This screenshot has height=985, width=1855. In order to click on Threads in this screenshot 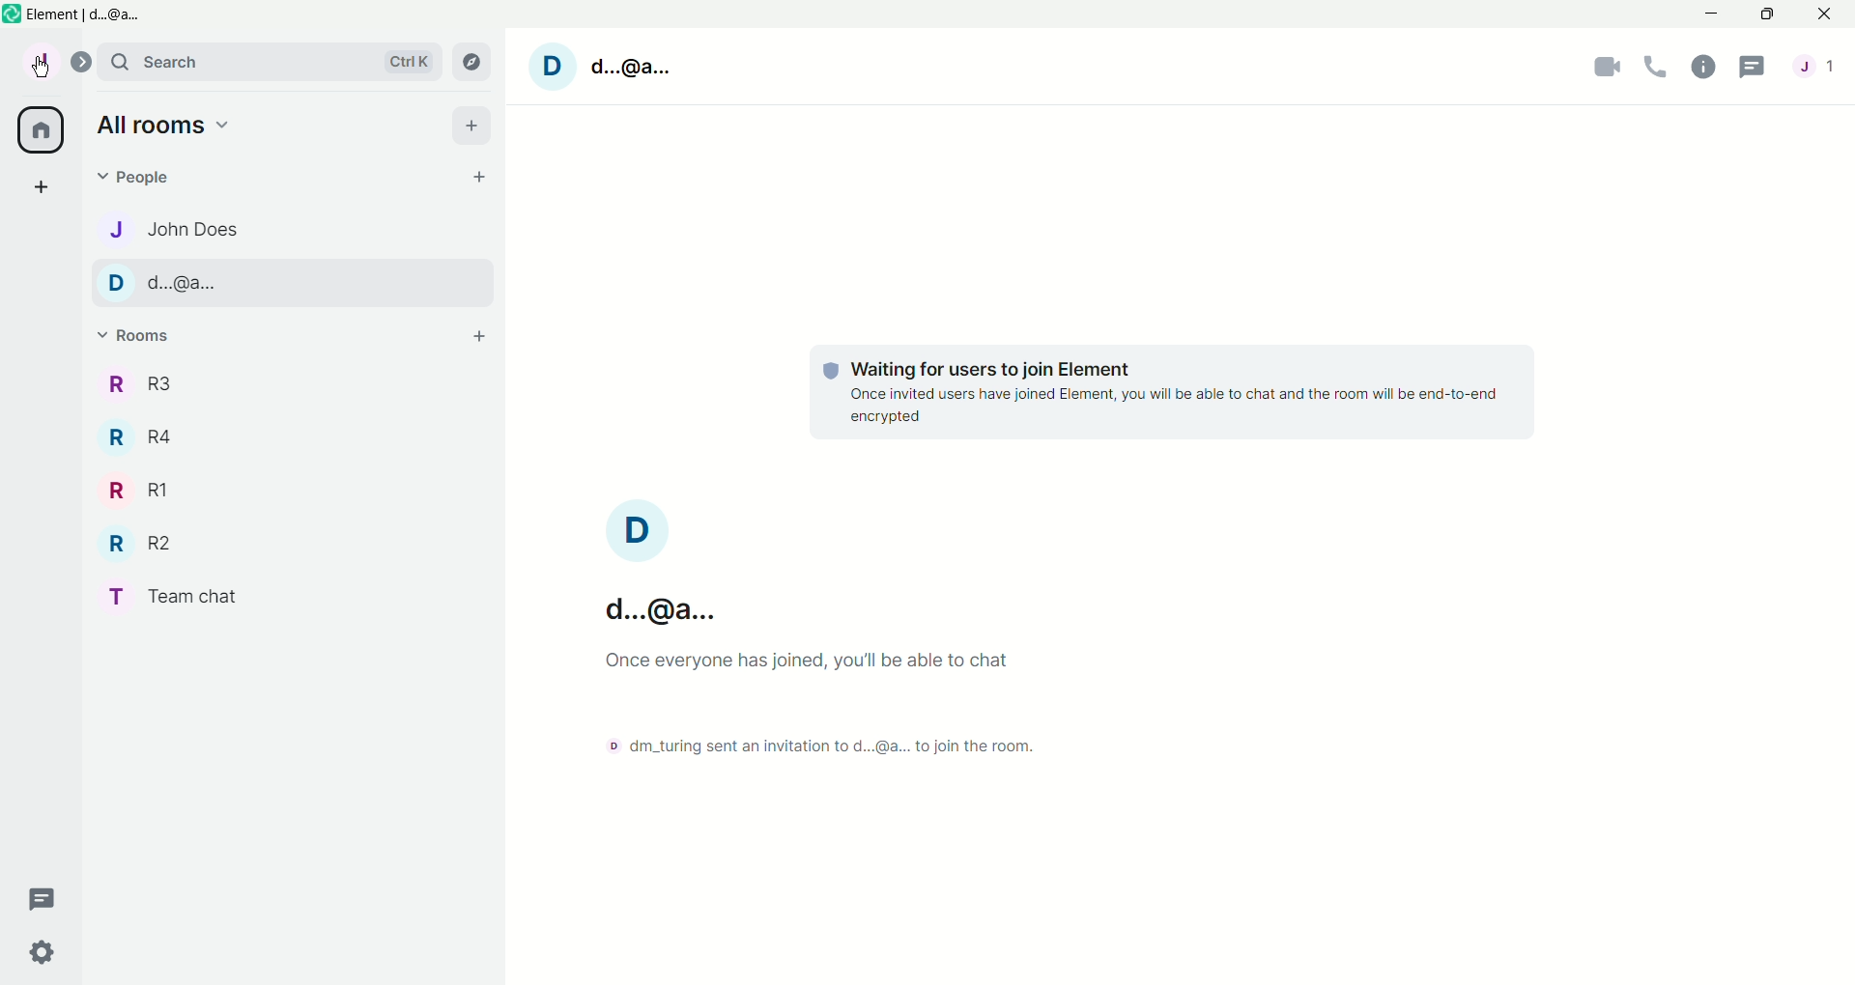, I will do `click(1754, 70)`.